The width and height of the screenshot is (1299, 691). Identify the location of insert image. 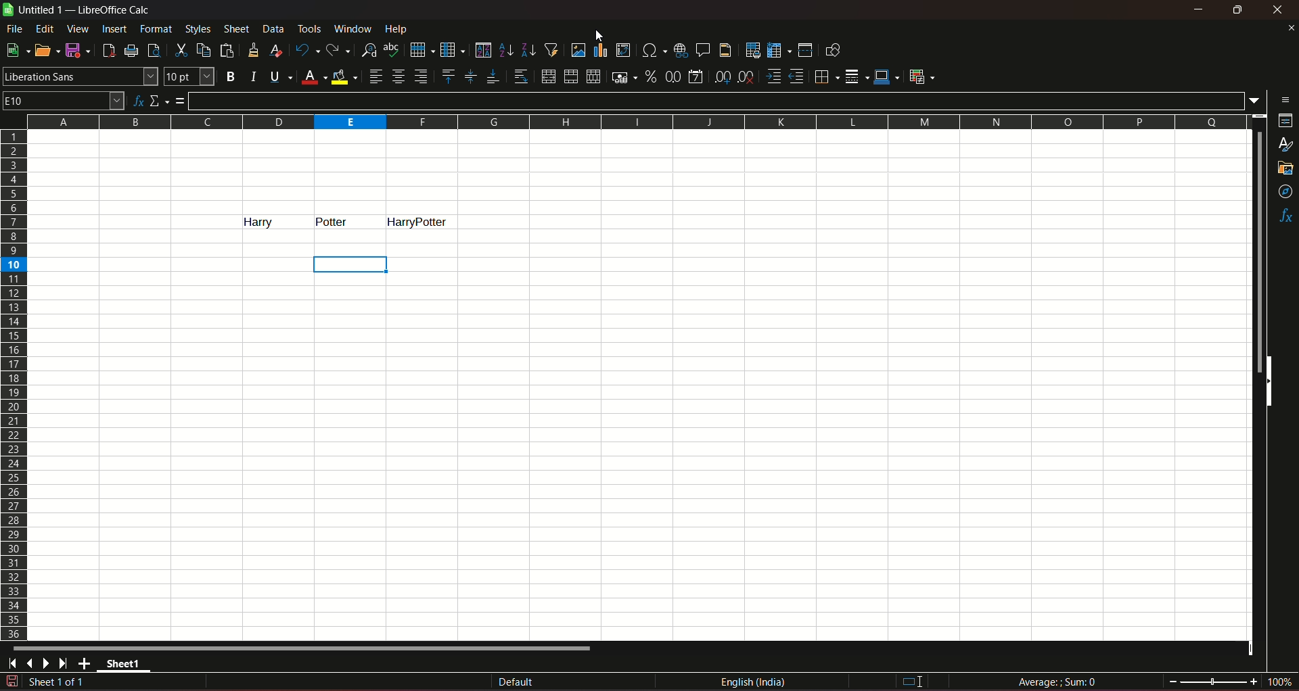
(578, 50).